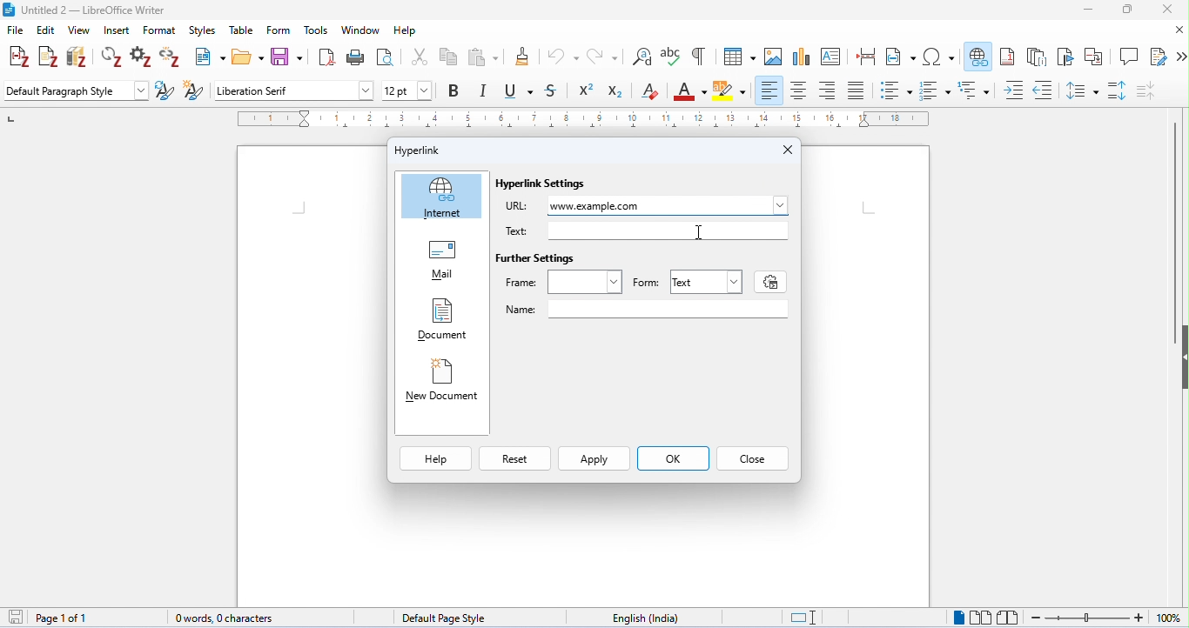 This screenshot has width=1189, height=628. I want to click on Name, so click(521, 309).